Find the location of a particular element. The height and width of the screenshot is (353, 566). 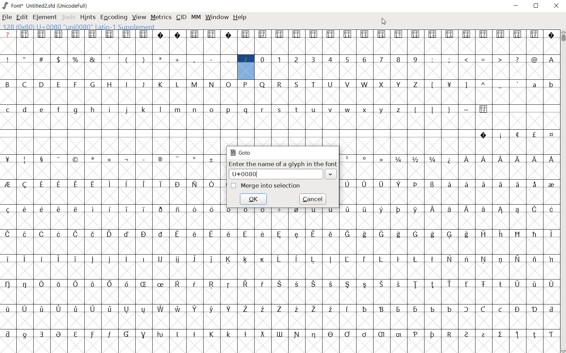

glyph is located at coordinates (58, 84).